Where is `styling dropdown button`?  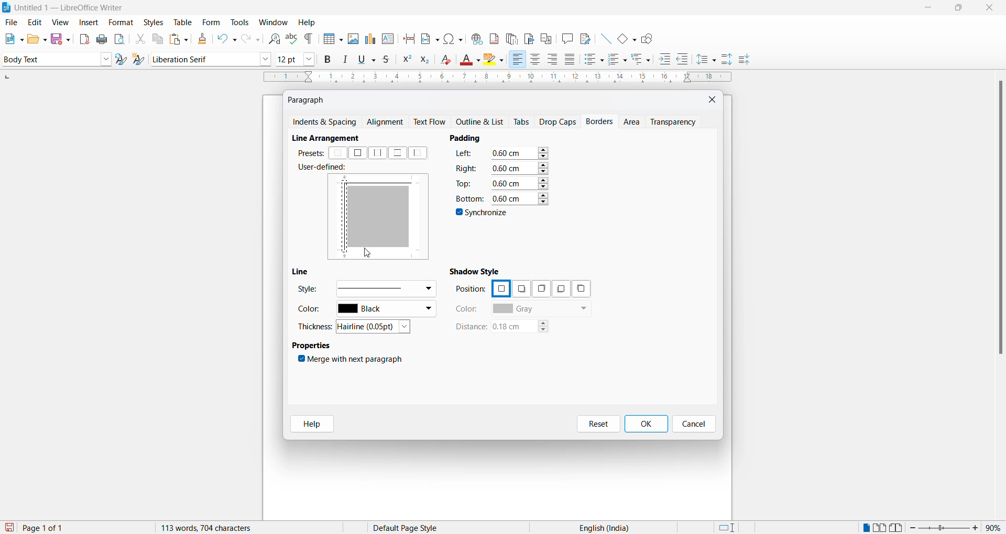 styling dropdown button is located at coordinates (106, 60).